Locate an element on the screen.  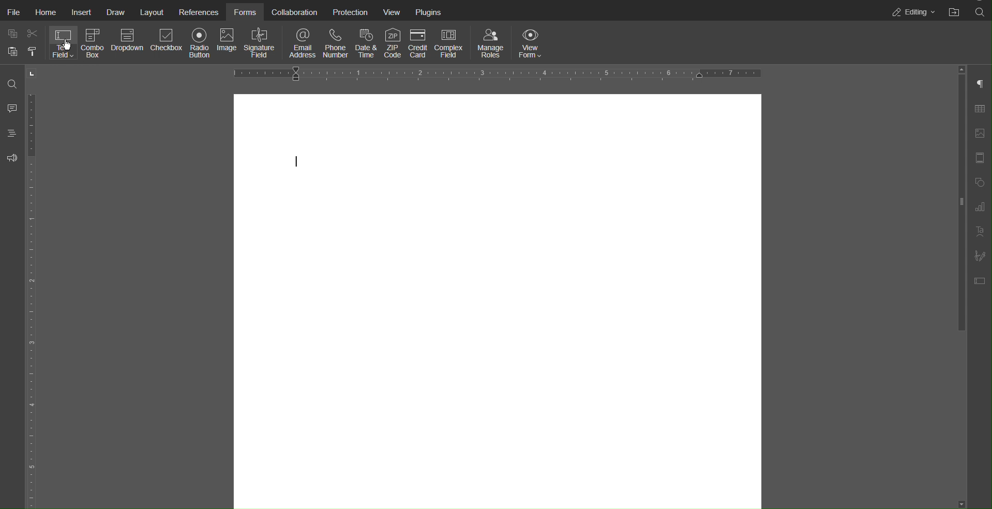
Collaboration is located at coordinates (295, 13).